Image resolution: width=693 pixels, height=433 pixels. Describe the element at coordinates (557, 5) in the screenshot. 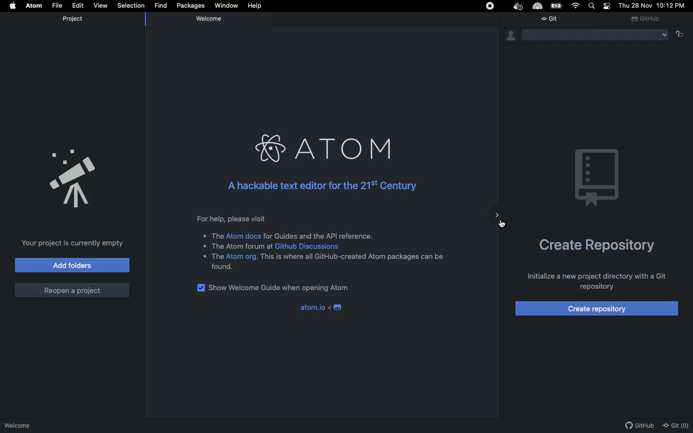

I see `Battery` at that location.